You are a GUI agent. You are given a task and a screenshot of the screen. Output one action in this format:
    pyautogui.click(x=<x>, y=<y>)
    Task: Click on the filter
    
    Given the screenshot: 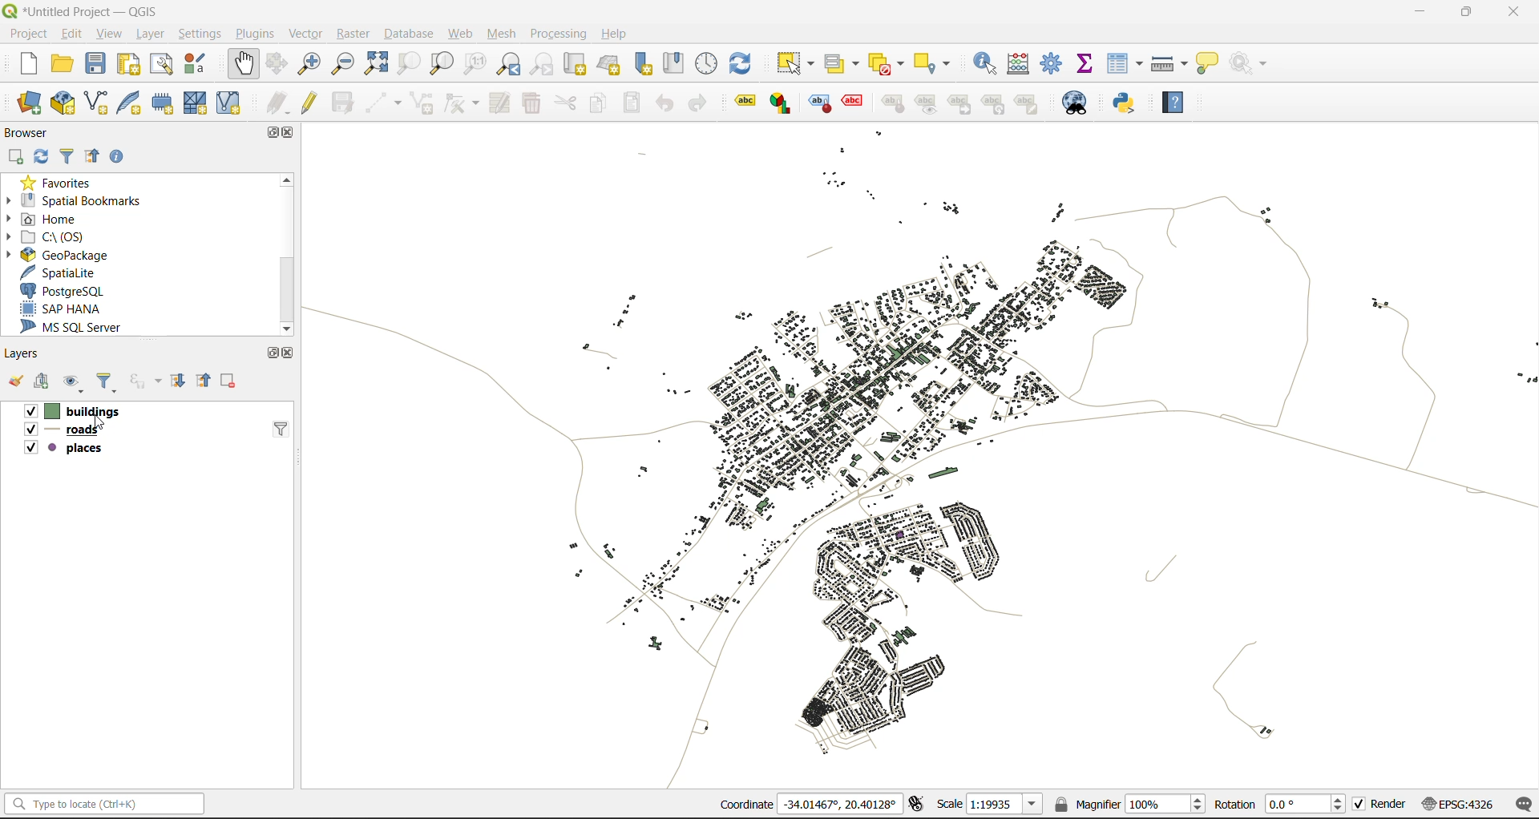 What is the action you would take?
    pyautogui.click(x=68, y=155)
    